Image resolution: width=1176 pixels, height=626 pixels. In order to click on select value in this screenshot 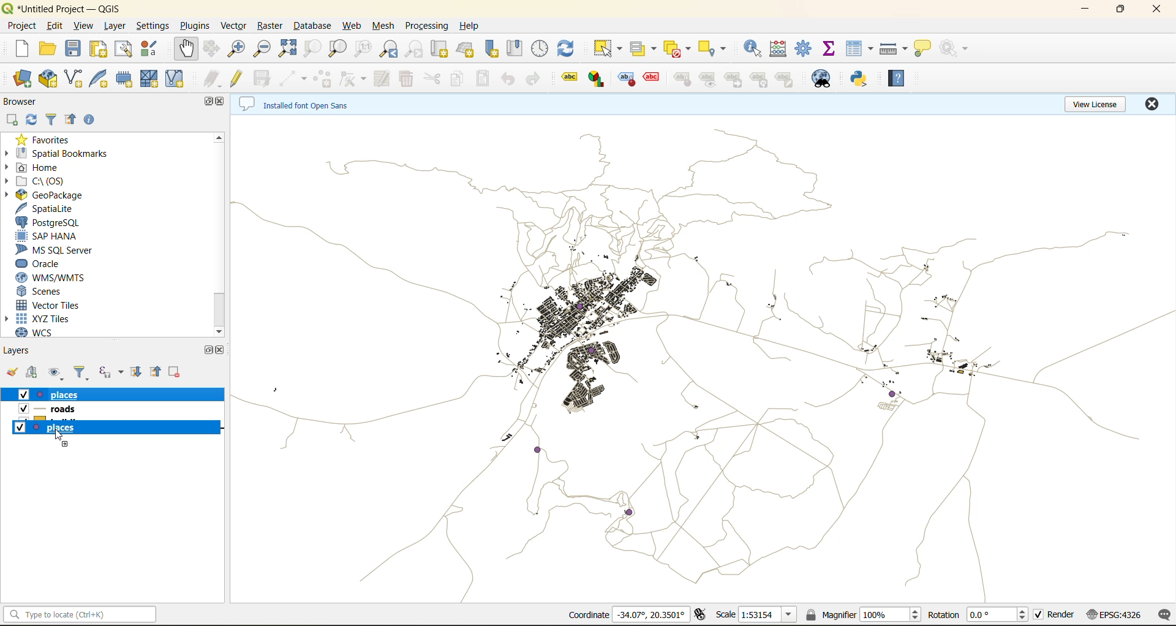, I will do `click(646, 47)`.